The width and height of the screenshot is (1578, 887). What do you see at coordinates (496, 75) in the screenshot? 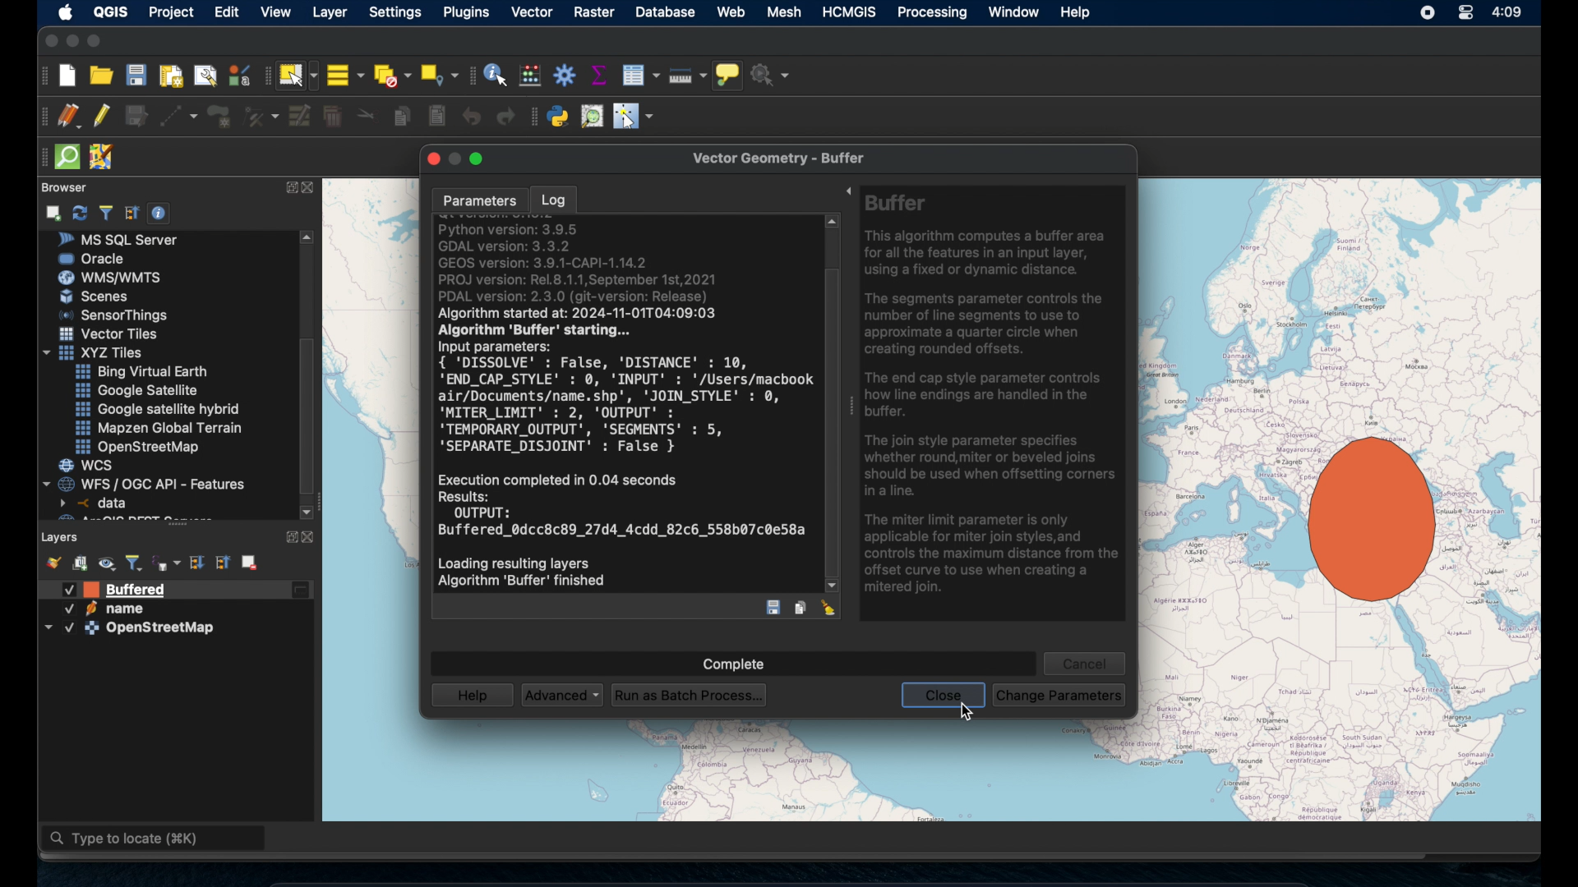
I see `identify features` at bounding box center [496, 75].